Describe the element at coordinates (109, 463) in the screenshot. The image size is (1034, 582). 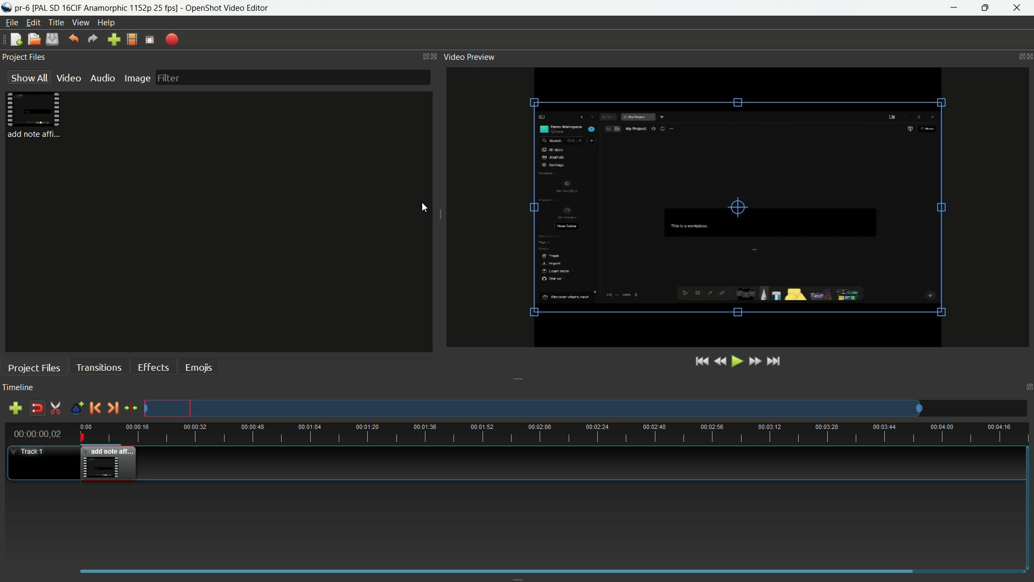
I see `video in timeline` at that location.